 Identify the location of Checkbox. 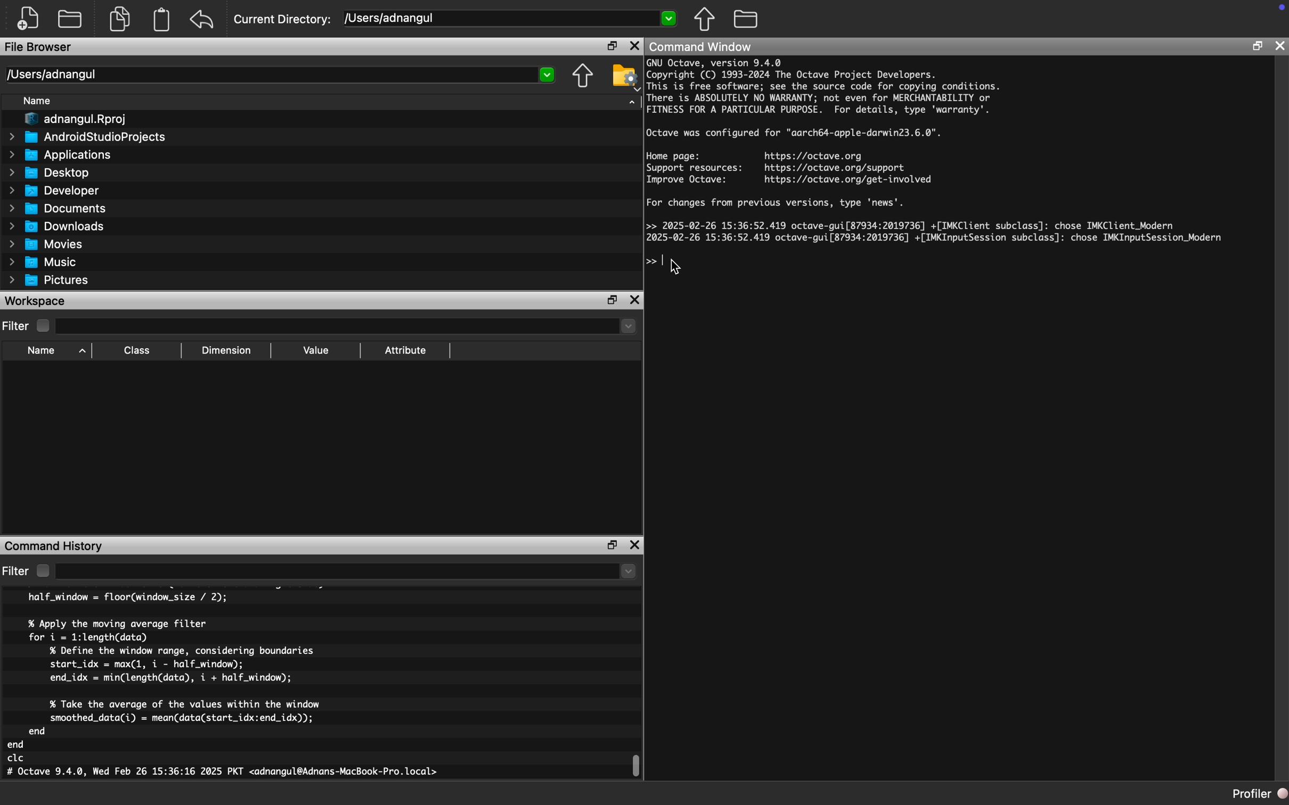
(43, 571).